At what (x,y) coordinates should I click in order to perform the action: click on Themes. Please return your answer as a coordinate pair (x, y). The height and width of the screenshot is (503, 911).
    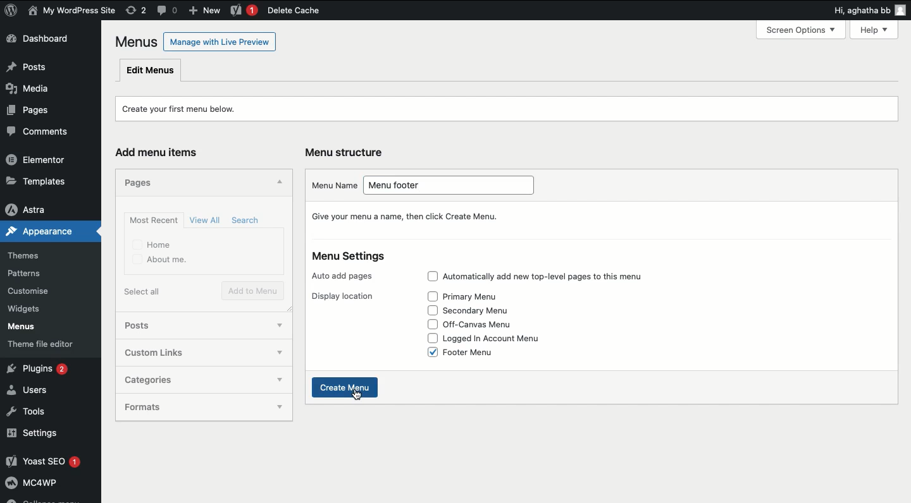
    Looking at the image, I should click on (32, 253).